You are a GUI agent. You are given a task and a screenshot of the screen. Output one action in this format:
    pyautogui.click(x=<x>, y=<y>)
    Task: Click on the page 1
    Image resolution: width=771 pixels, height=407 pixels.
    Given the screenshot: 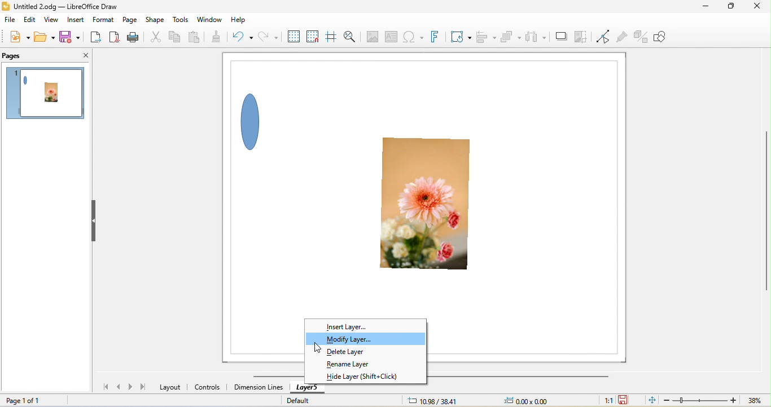 What is the action you would take?
    pyautogui.click(x=47, y=95)
    